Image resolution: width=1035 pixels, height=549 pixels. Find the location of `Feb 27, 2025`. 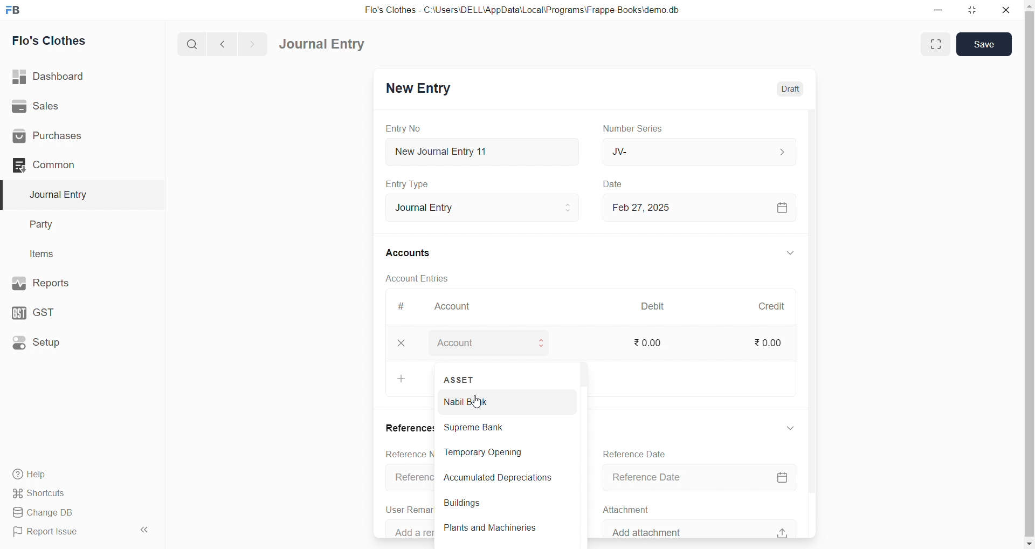

Feb 27, 2025 is located at coordinates (704, 208).